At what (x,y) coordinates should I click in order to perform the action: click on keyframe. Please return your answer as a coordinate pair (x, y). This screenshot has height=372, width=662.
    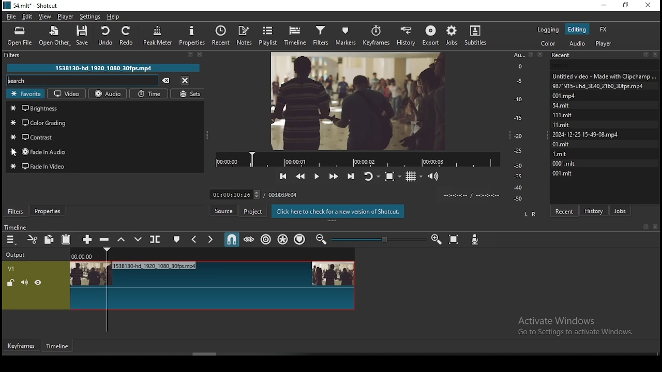
    Looking at the image, I should click on (22, 346).